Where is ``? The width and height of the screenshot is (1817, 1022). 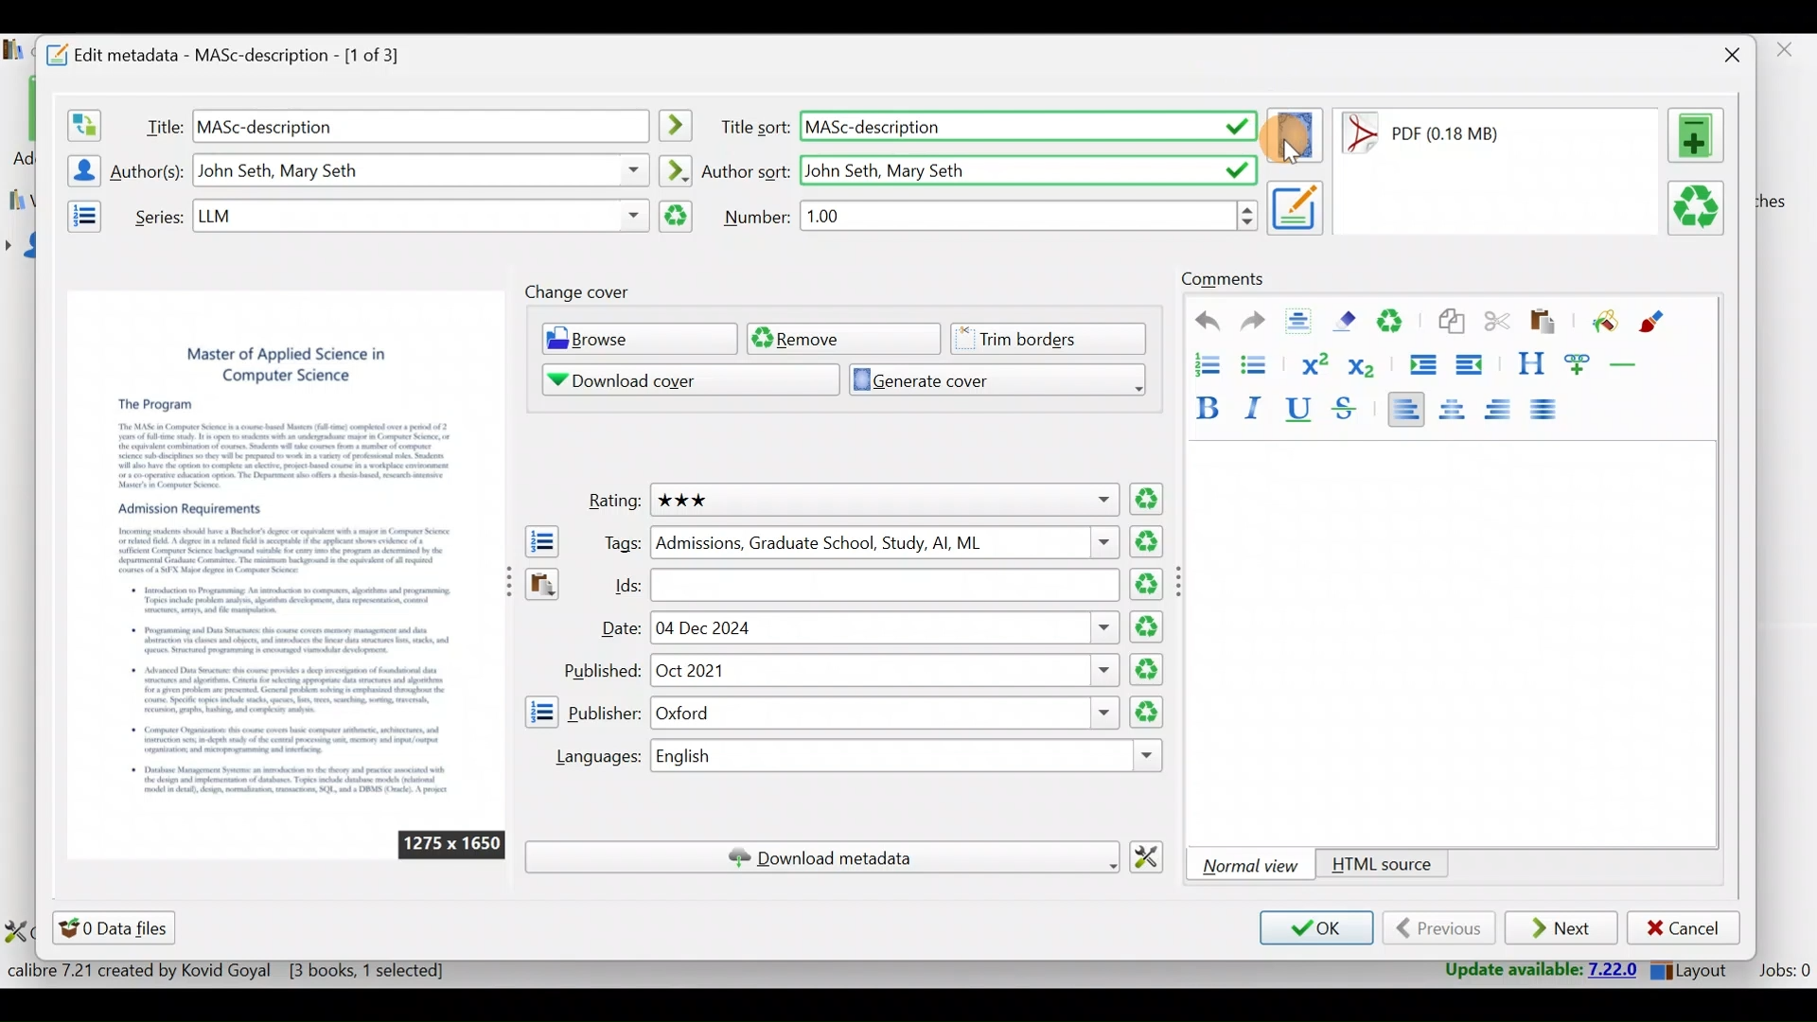  is located at coordinates (1028, 128).